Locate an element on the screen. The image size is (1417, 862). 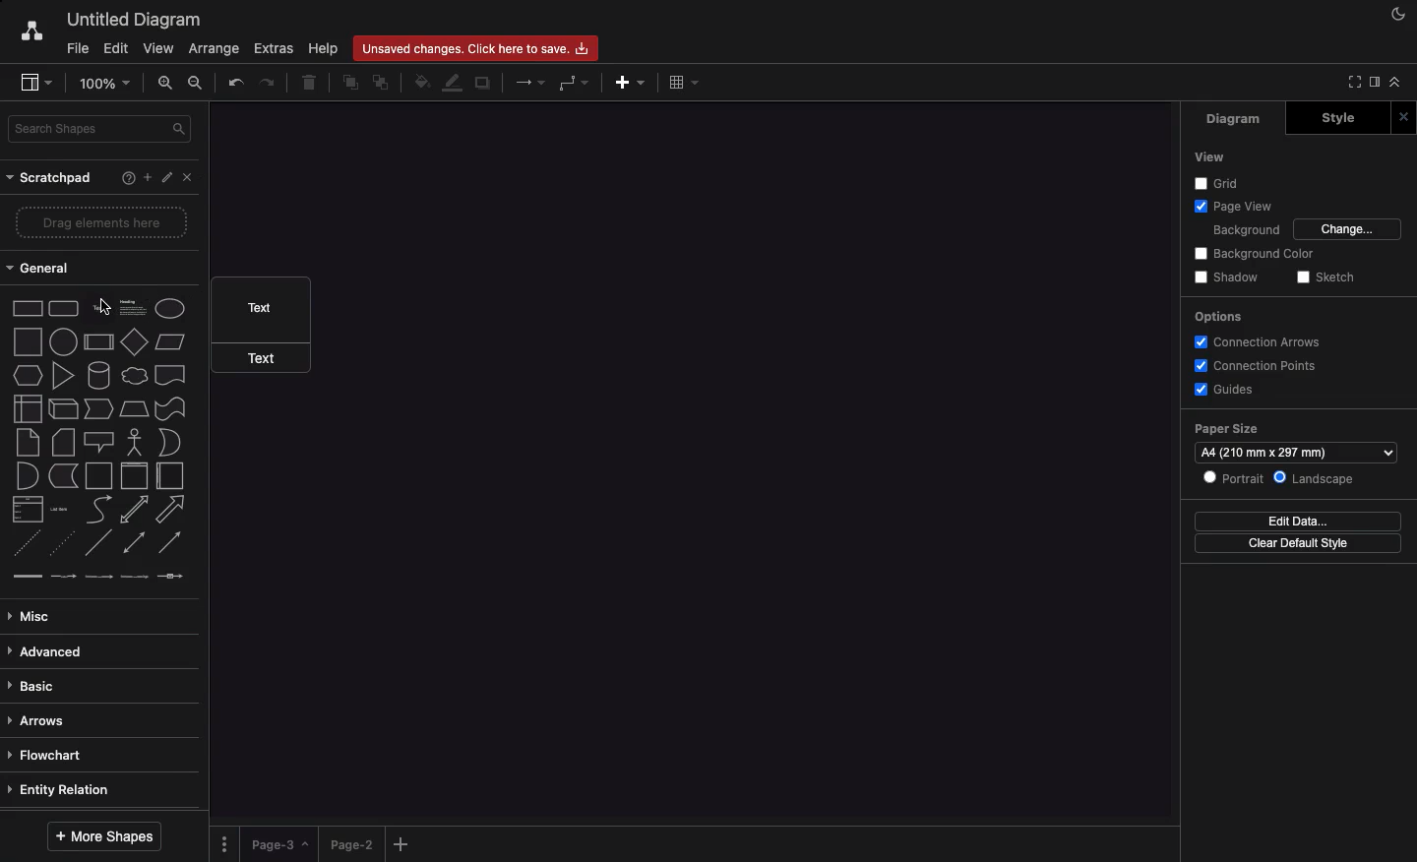
bidirectional arrow is located at coordinates (133, 510).